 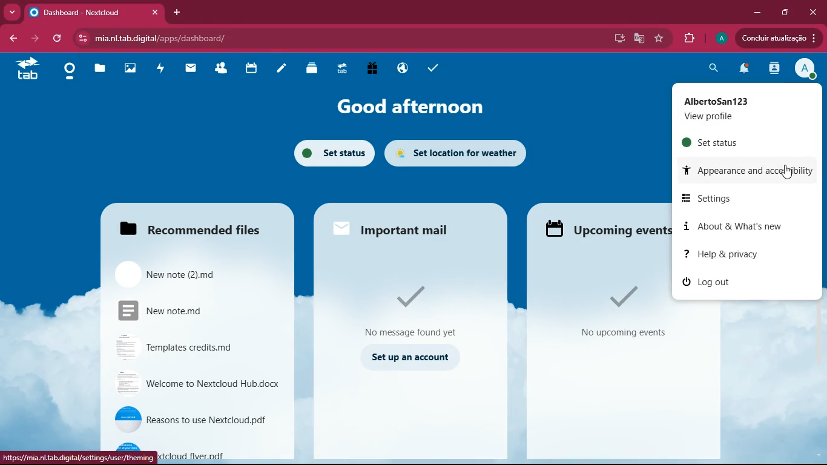 I want to click on more, so click(x=12, y=12).